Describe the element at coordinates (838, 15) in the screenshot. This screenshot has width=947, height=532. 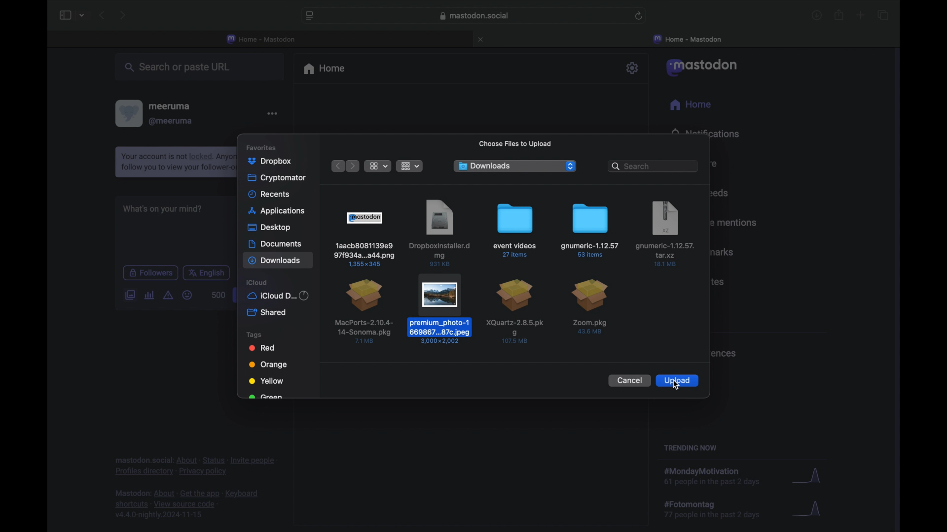
I see `share` at that location.